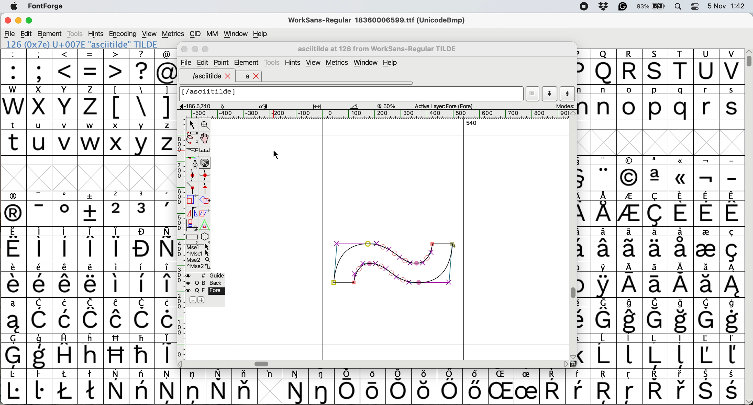  Describe the element at coordinates (142, 315) in the screenshot. I see `symbol` at that location.